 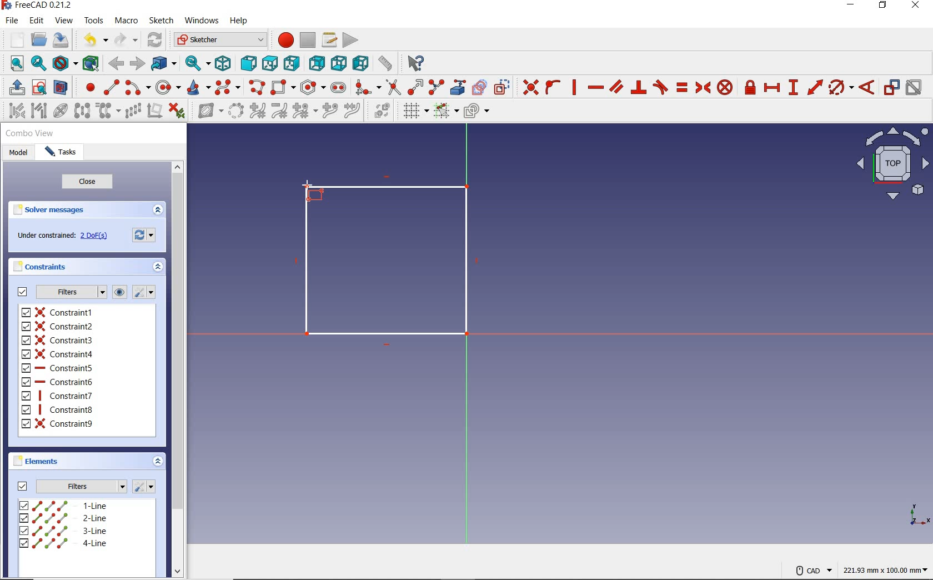 What do you see at coordinates (120, 292) in the screenshot?
I see `show/hide all listed constraints from3D view` at bounding box center [120, 292].